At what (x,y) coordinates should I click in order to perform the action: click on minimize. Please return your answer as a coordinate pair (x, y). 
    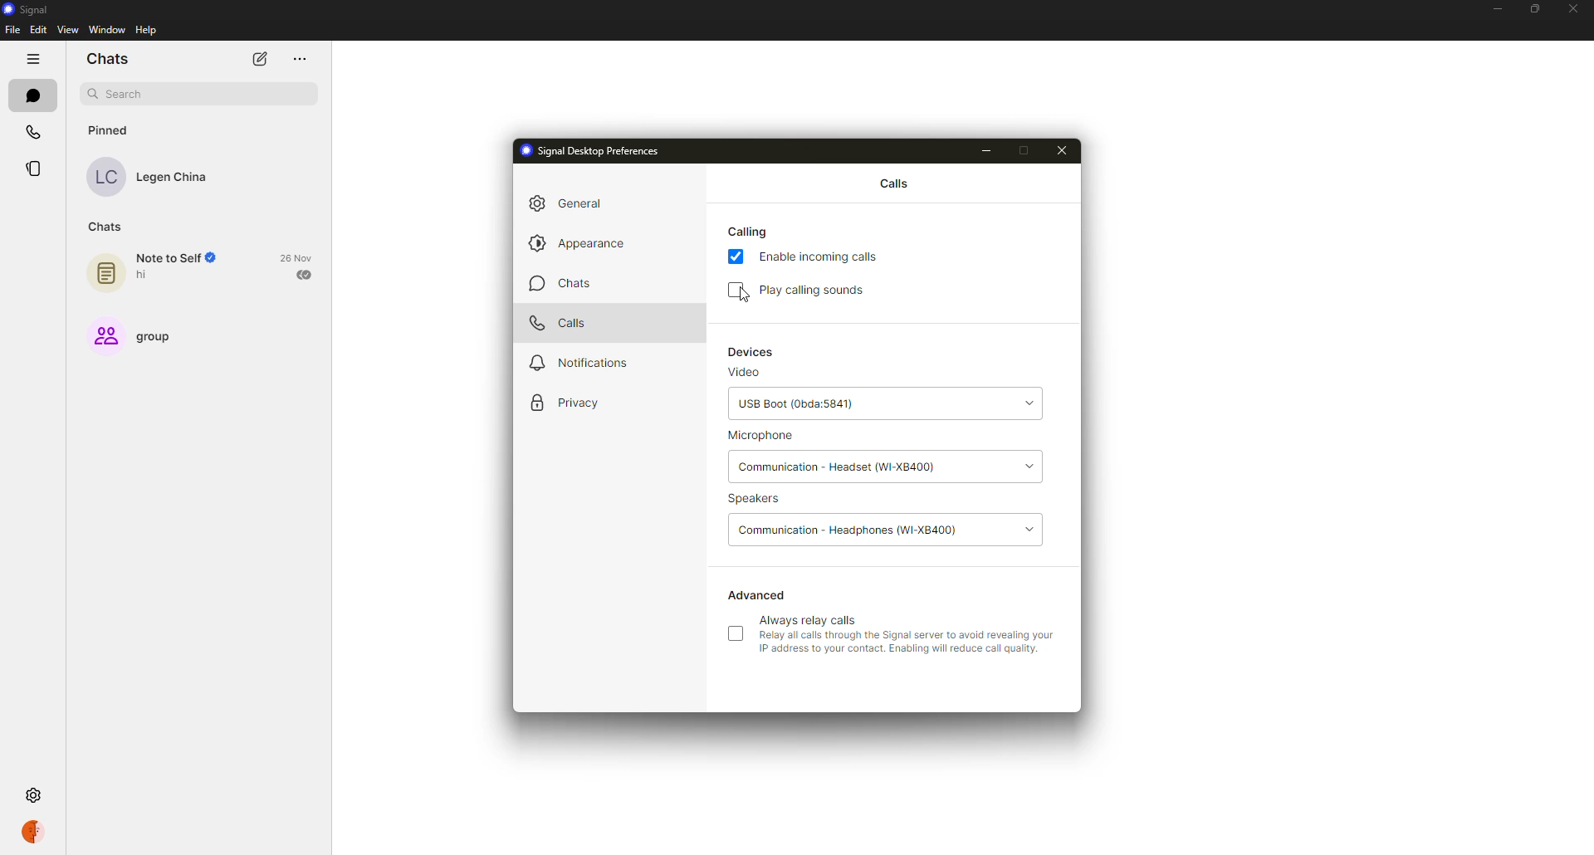
    Looking at the image, I should click on (988, 151).